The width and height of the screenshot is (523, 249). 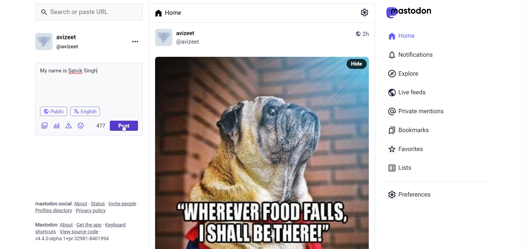 I want to click on avizeet, so click(x=189, y=33).